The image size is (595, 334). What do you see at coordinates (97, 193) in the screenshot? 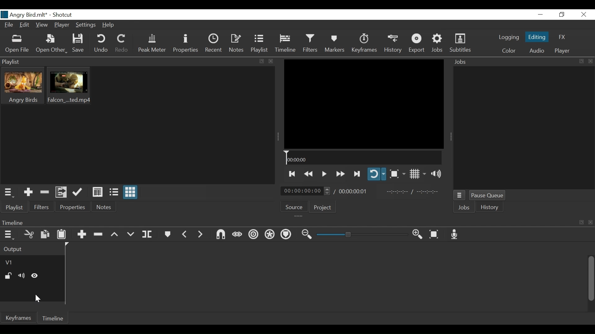
I see `View as Detail` at bounding box center [97, 193].